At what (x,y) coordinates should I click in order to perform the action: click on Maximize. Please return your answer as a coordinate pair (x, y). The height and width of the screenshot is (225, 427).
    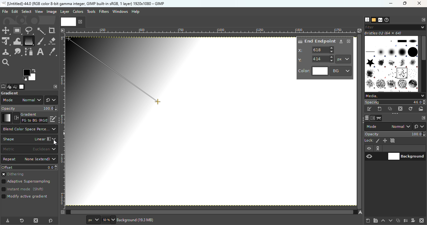
    Looking at the image, I should click on (406, 3).